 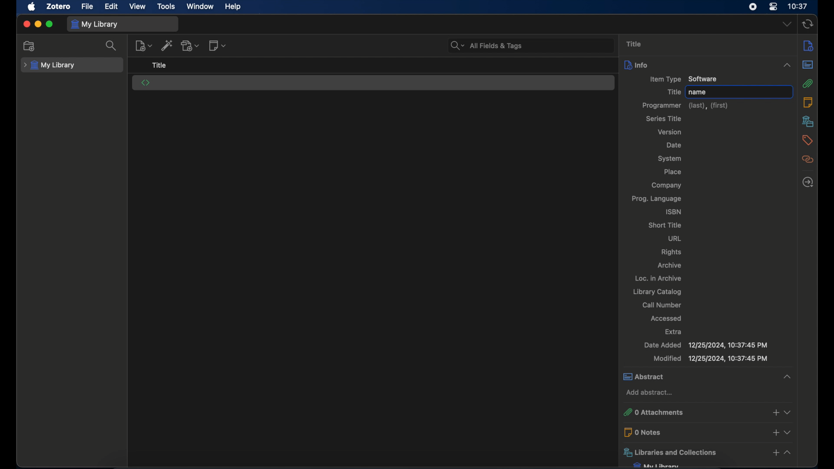 What do you see at coordinates (671, 158) in the screenshot?
I see `system` at bounding box center [671, 158].